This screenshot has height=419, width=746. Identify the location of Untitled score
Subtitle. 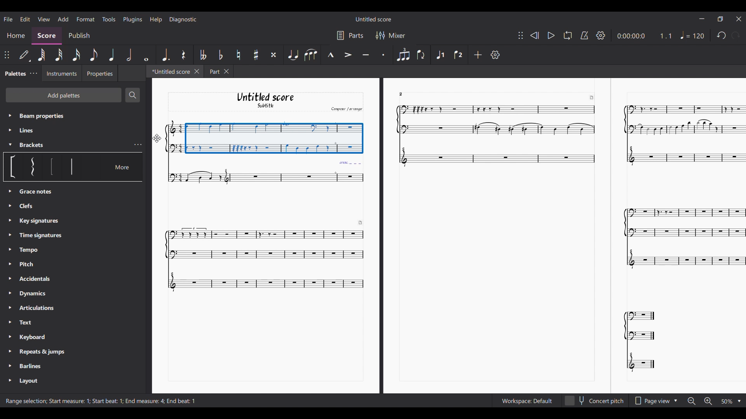
(265, 100).